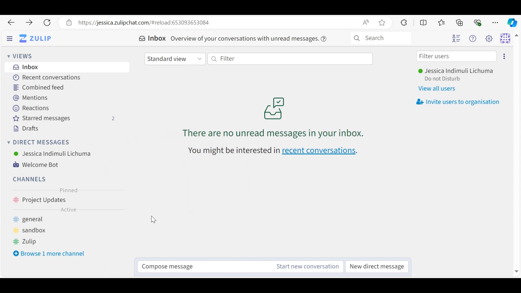 The height and width of the screenshot is (293, 521). What do you see at coordinates (152, 39) in the screenshot?
I see `Inbox` at bounding box center [152, 39].